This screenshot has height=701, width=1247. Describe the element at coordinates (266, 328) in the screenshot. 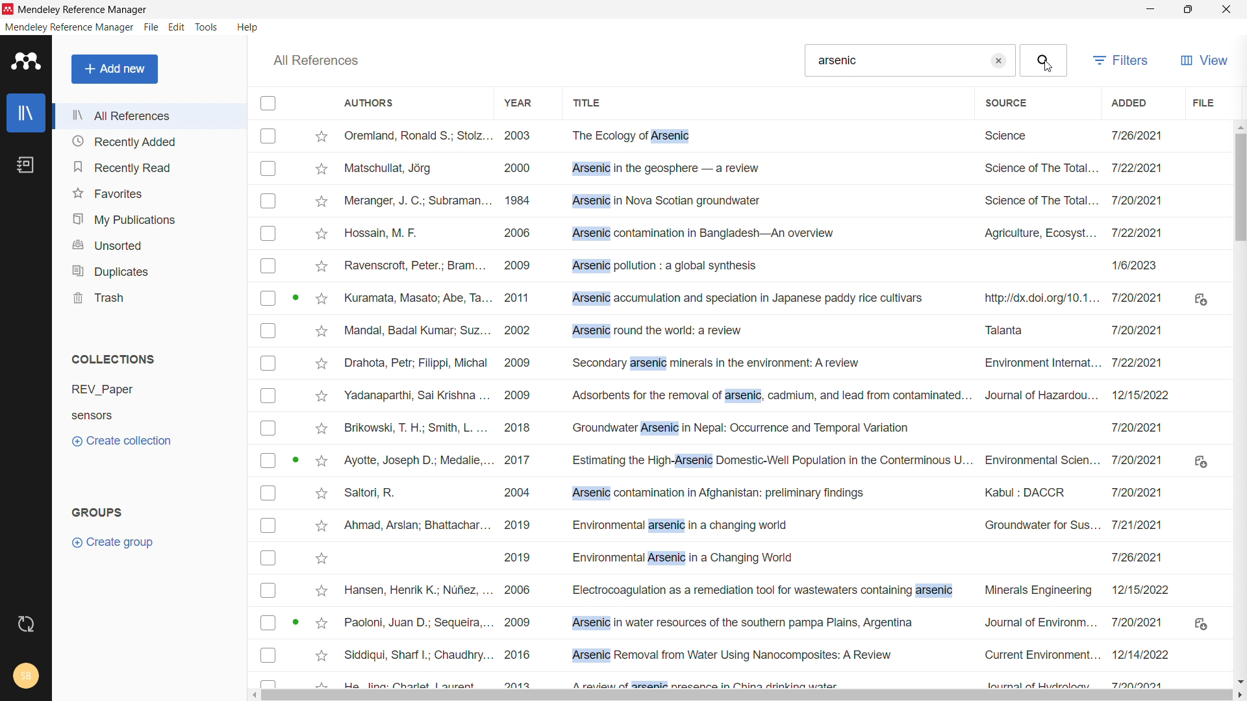

I see `Checkbox` at that location.